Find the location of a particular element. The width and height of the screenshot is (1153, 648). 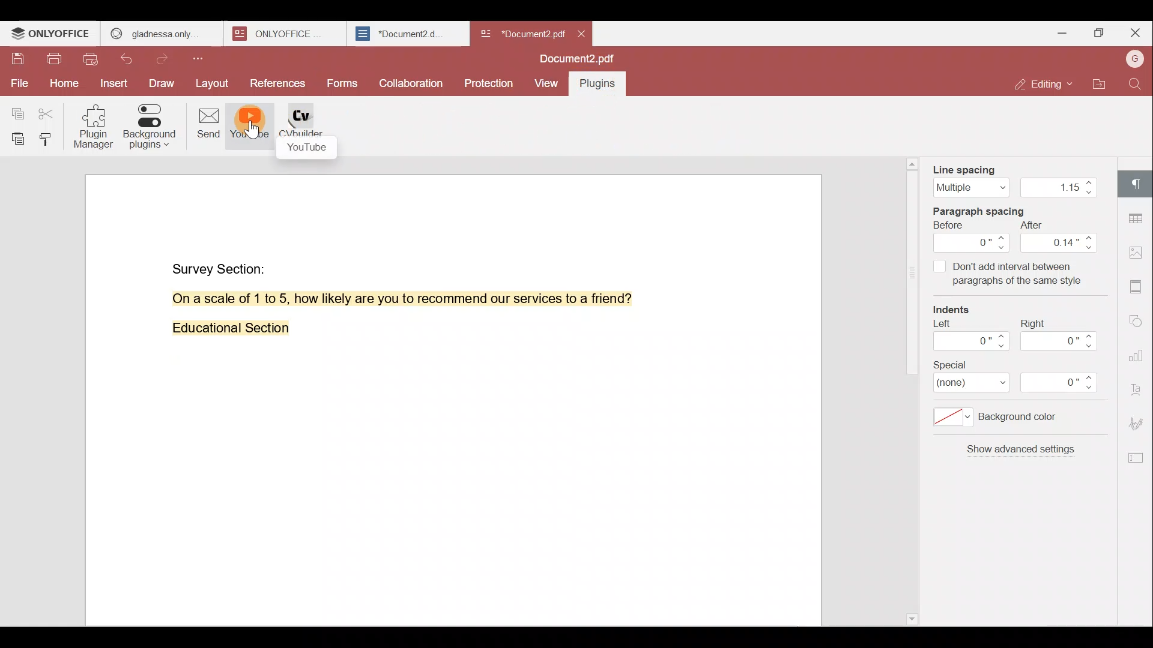

Educational Section is located at coordinates (226, 331).